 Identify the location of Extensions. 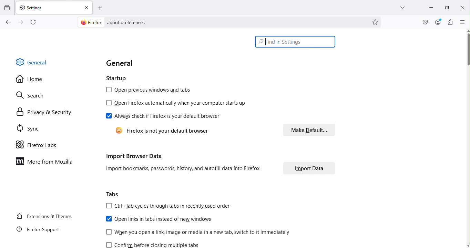
(450, 22).